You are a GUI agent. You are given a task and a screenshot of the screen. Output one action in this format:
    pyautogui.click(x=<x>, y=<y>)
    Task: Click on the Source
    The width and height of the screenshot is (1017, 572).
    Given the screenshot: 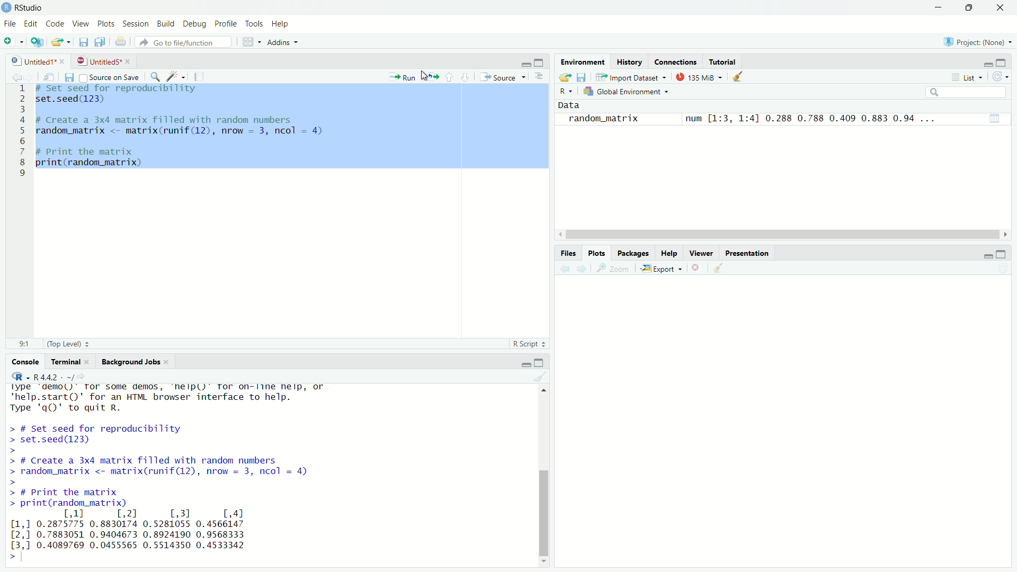 What is the action you would take?
    pyautogui.click(x=504, y=76)
    